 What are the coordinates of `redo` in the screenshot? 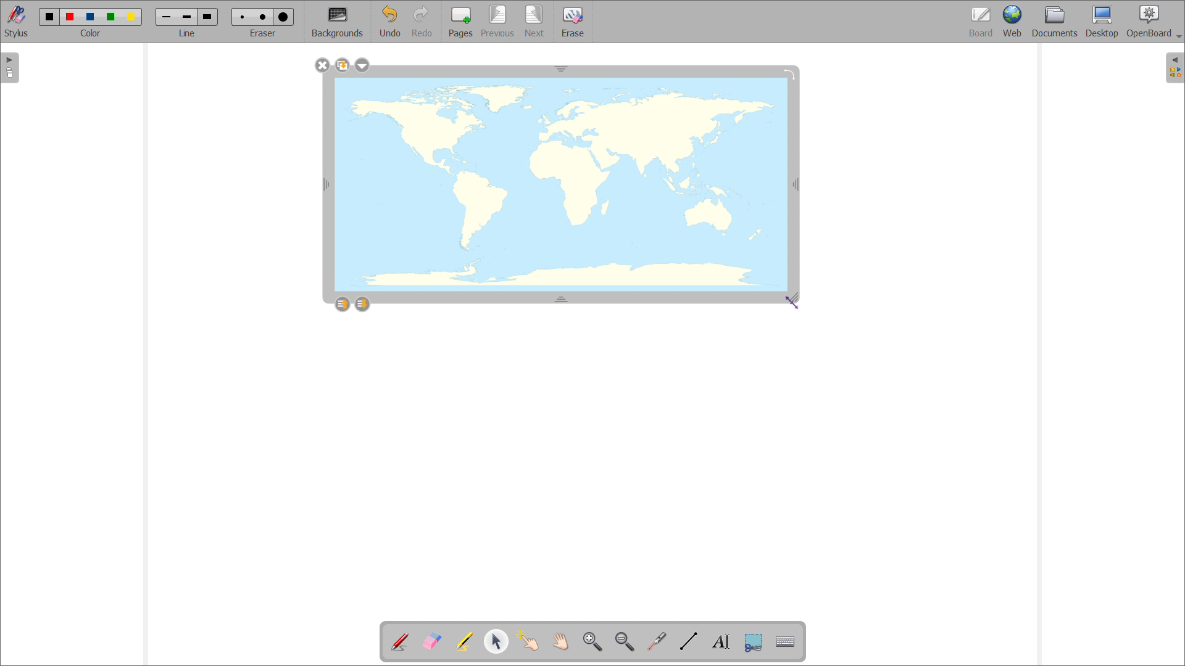 It's located at (422, 21).